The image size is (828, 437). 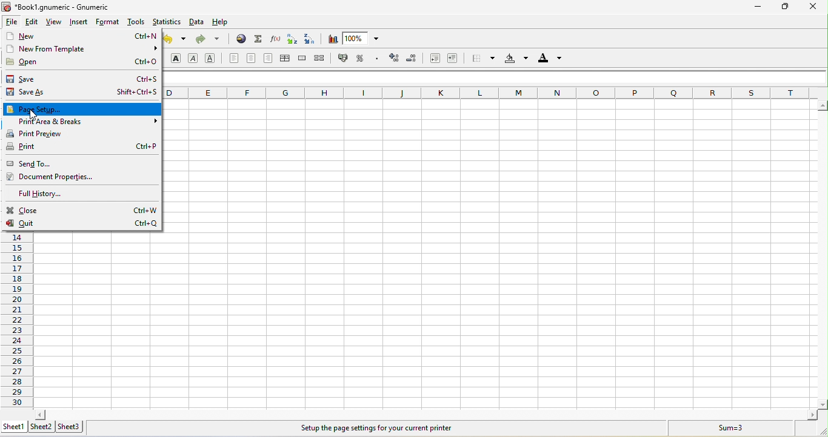 What do you see at coordinates (82, 148) in the screenshot?
I see `print` at bounding box center [82, 148].